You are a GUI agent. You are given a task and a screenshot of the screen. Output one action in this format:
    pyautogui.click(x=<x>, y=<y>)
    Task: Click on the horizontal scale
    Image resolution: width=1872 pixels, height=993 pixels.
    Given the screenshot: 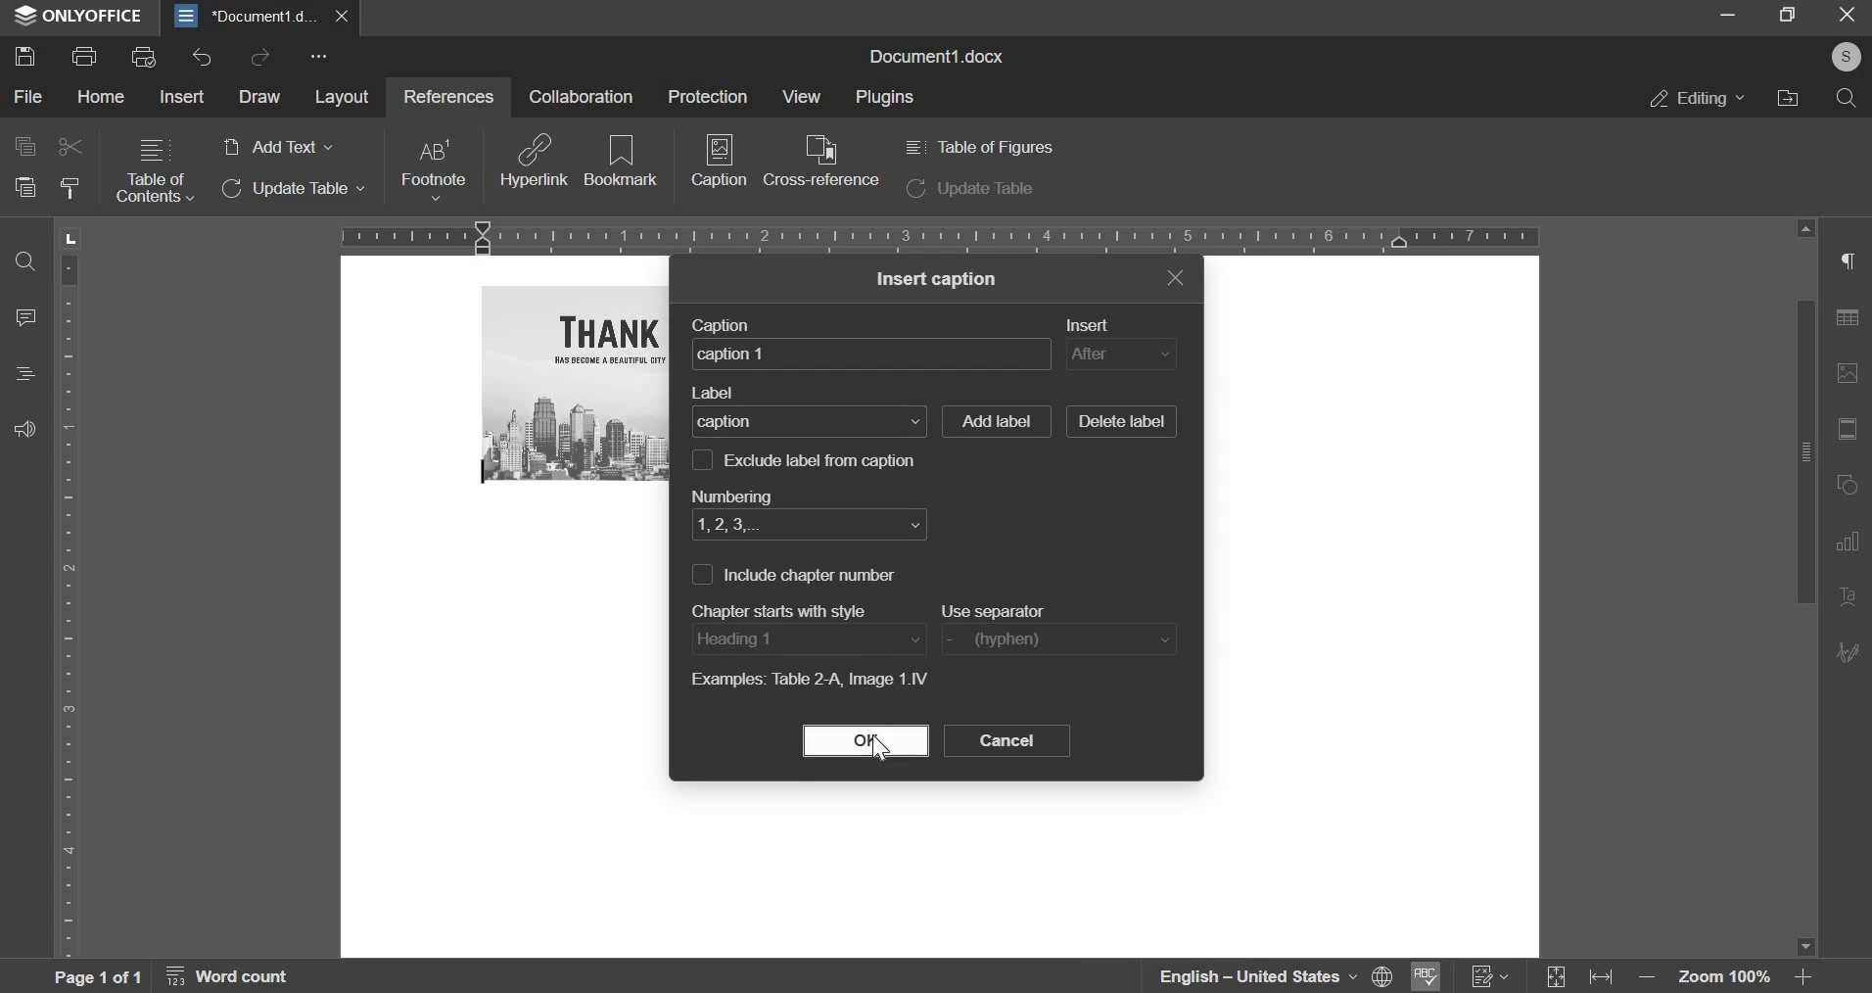 What is the action you would take?
    pyautogui.click(x=940, y=235)
    